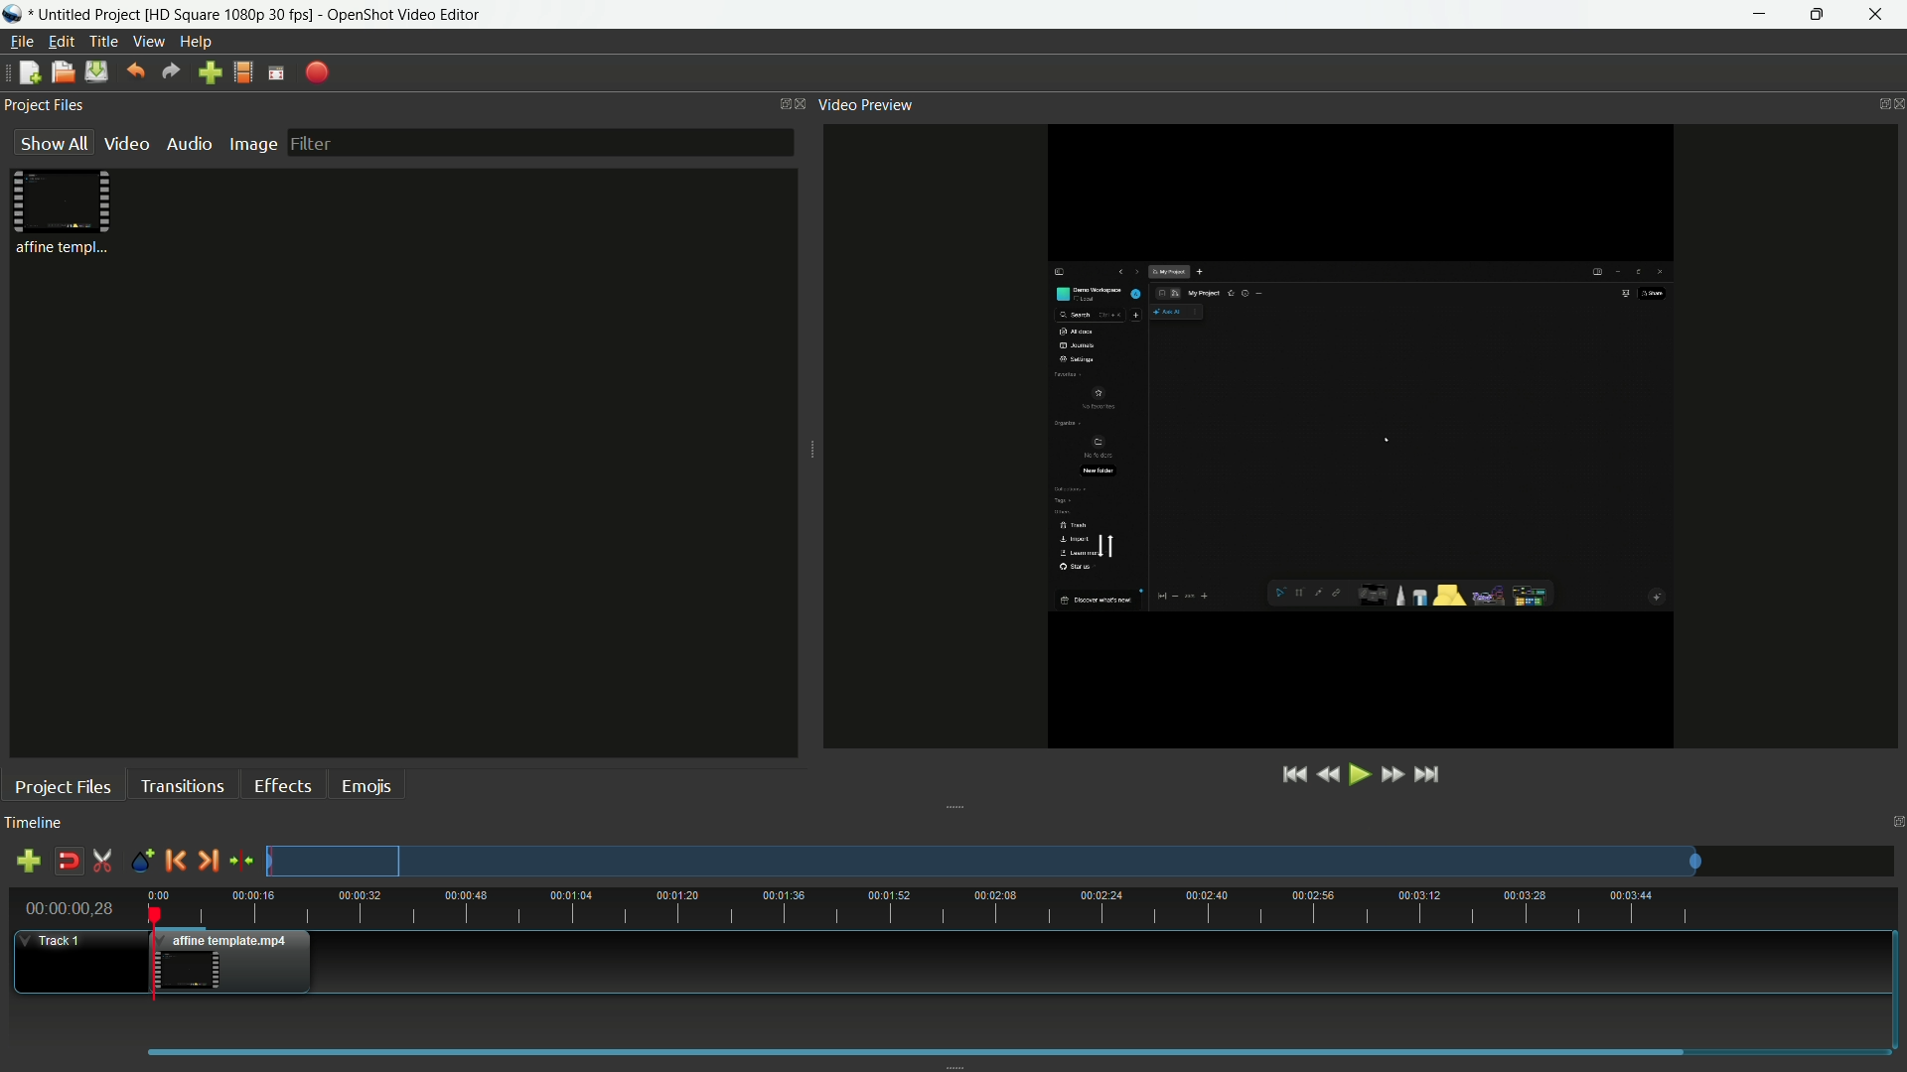  What do you see at coordinates (126, 144) in the screenshot?
I see `video` at bounding box center [126, 144].